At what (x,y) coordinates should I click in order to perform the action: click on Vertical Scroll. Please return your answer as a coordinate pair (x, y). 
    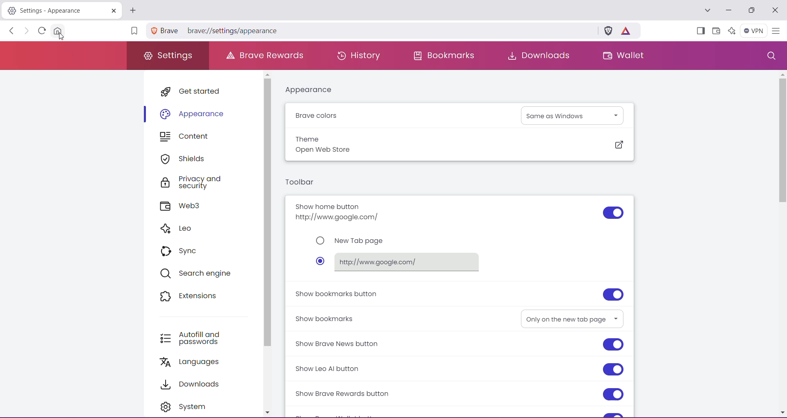
    Looking at the image, I should click on (268, 245).